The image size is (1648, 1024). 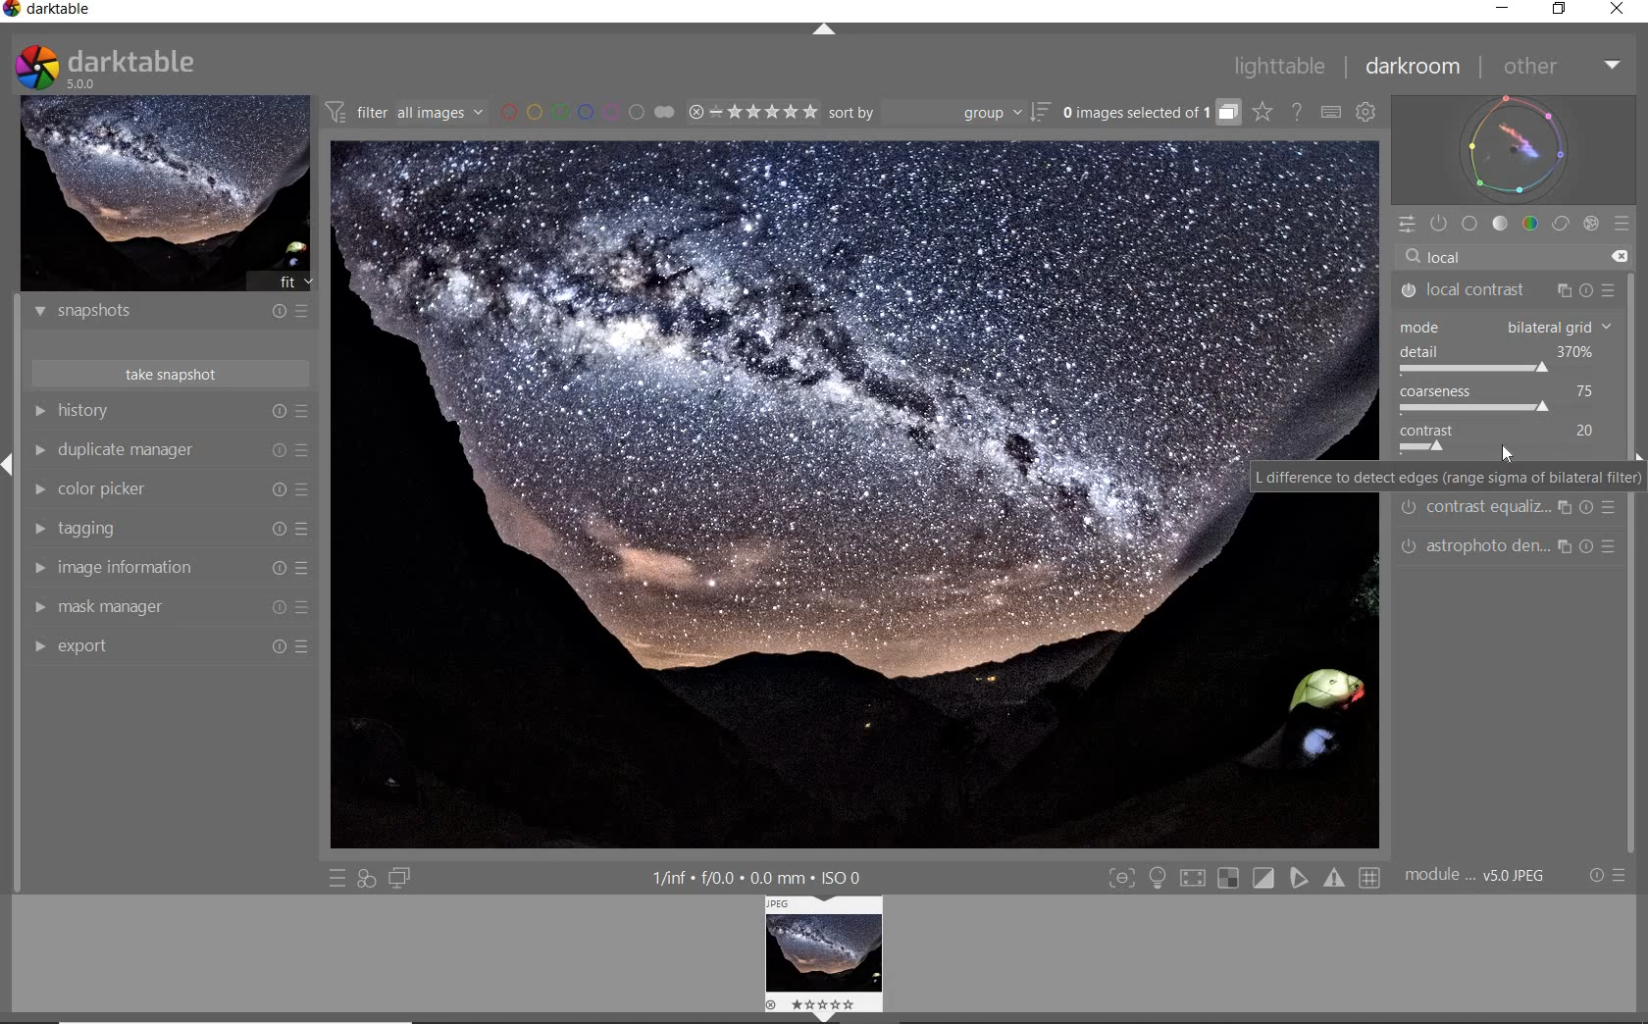 What do you see at coordinates (34, 529) in the screenshot?
I see `TAGGING` at bounding box center [34, 529].